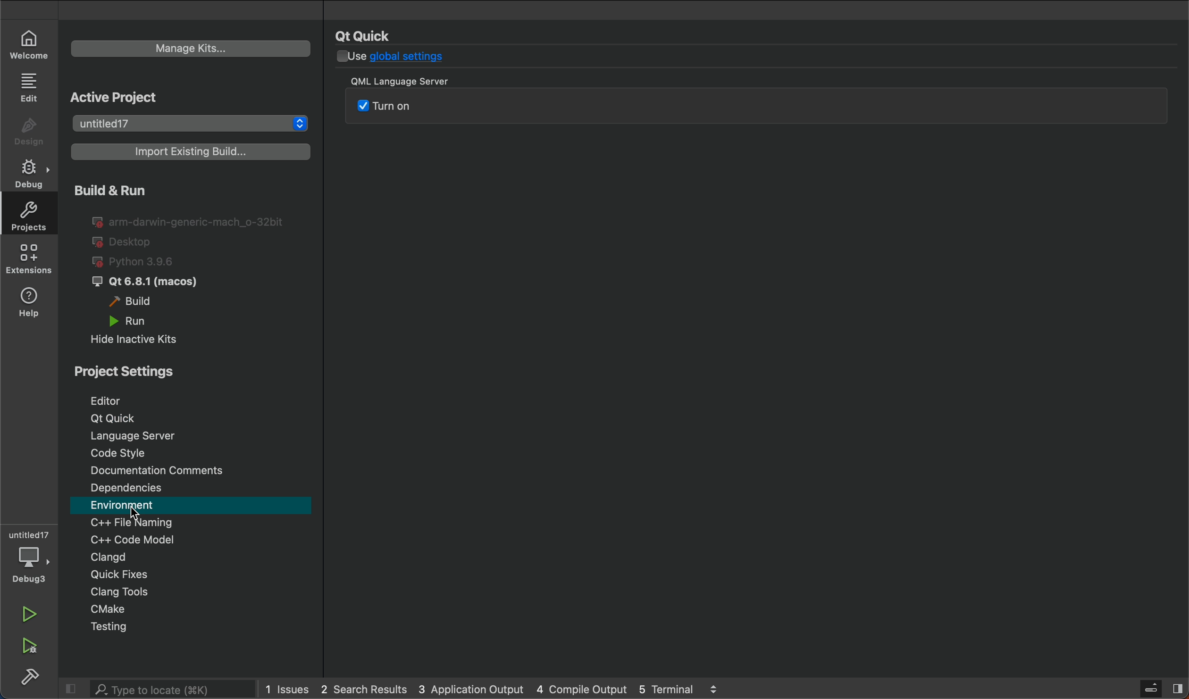 The width and height of the screenshot is (1189, 699). Describe the element at coordinates (33, 647) in the screenshot. I see `run and debug` at that location.